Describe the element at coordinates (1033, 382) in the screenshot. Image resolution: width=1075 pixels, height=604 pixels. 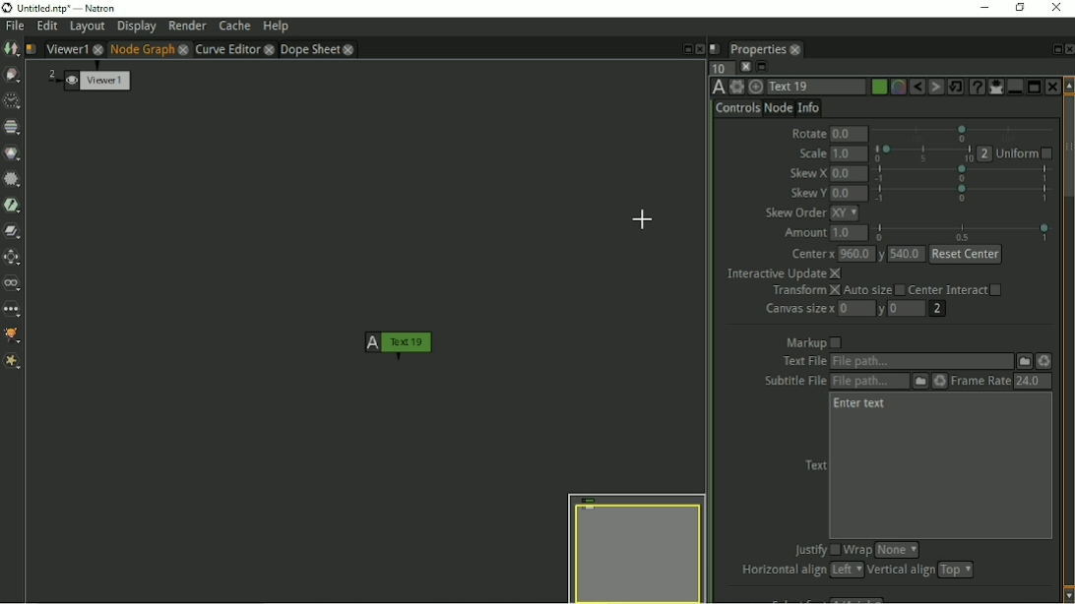
I see `24` at that location.